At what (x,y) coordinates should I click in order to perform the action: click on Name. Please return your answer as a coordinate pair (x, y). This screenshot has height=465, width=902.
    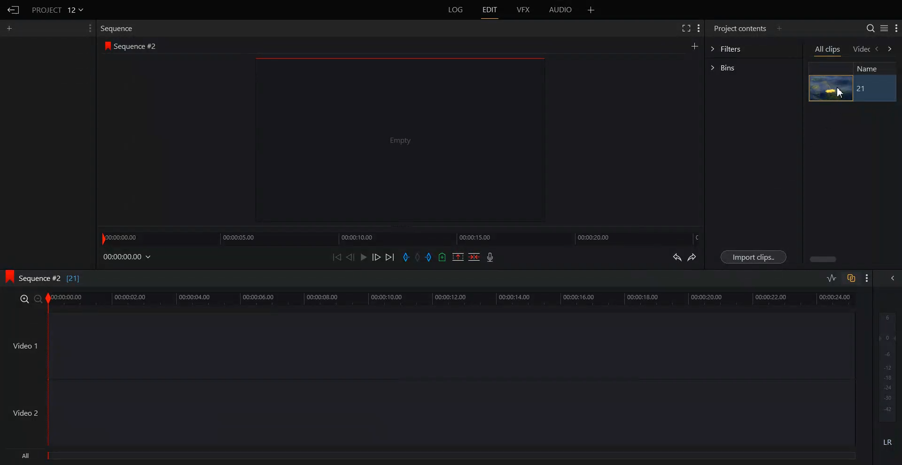
    Looking at the image, I should click on (871, 68).